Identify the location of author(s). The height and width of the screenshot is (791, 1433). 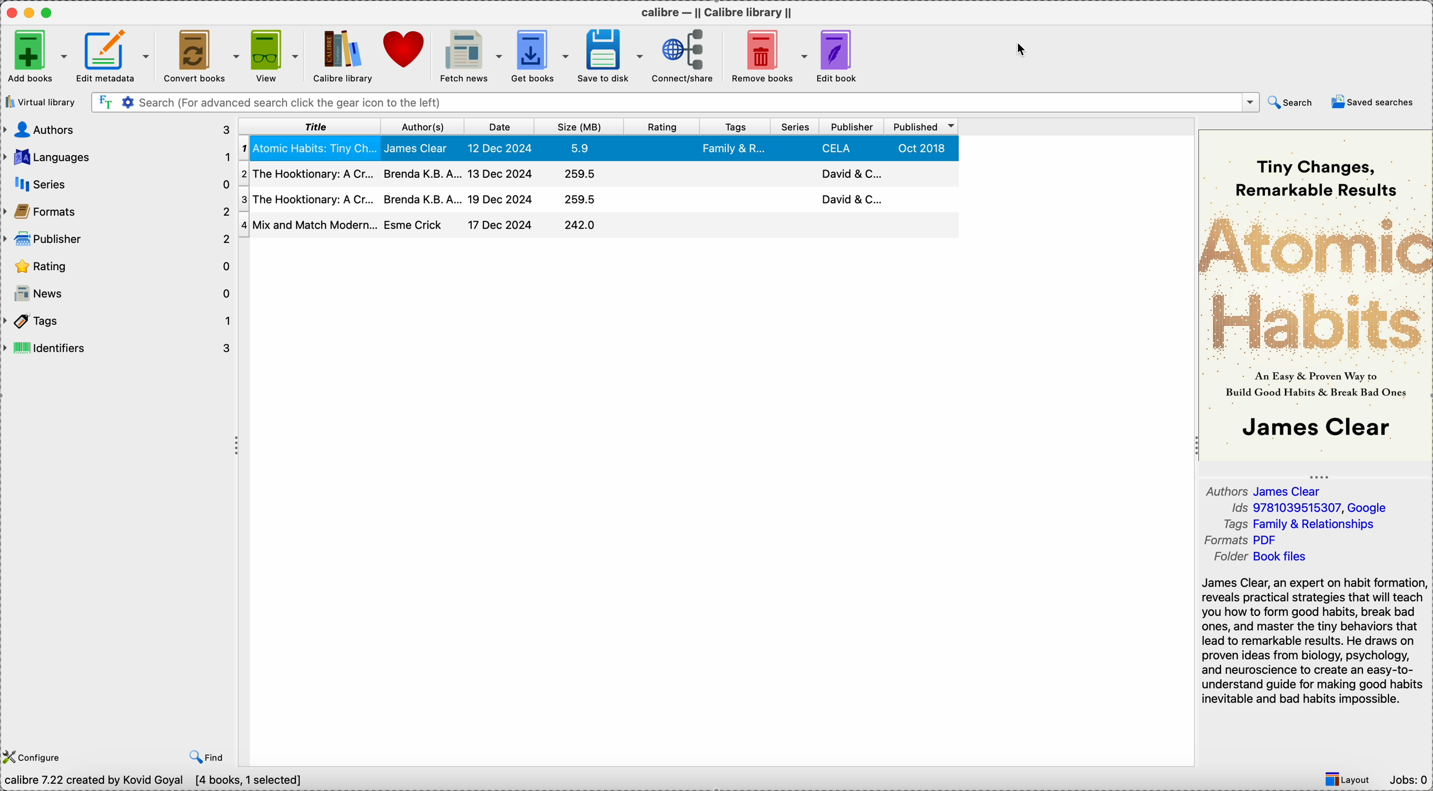
(420, 127).